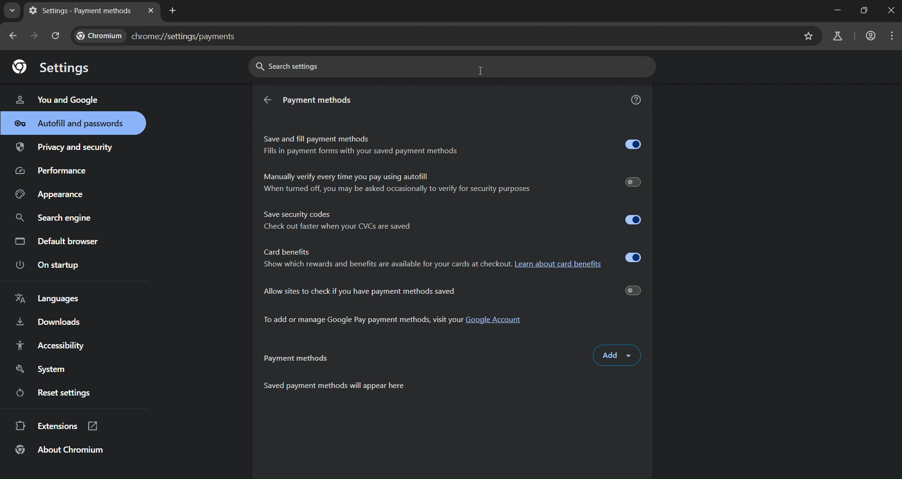 The image size is (902, 479). What do you see at coordinates (893, 36) in the screenshot?
I see `menu` at bounding box center [893, 36].